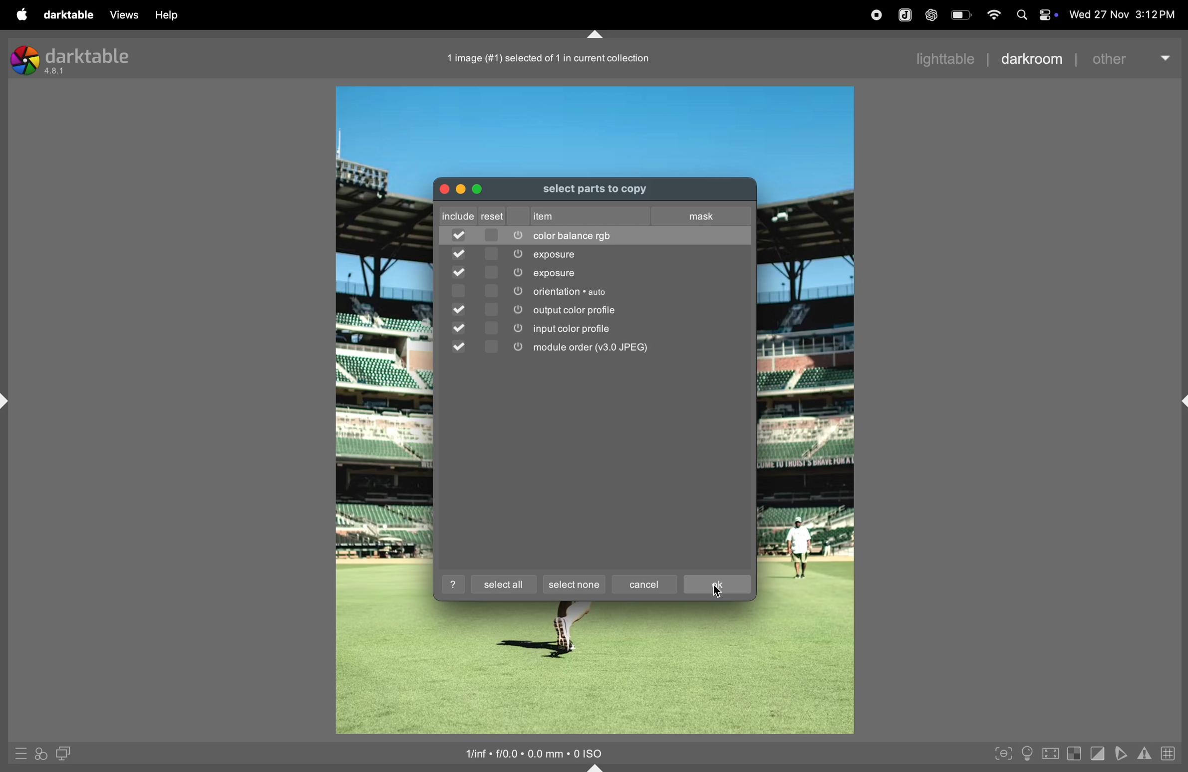  Describe the element at coordinates (609, 191) in the screenshot. I see `select part to copy` at that location.